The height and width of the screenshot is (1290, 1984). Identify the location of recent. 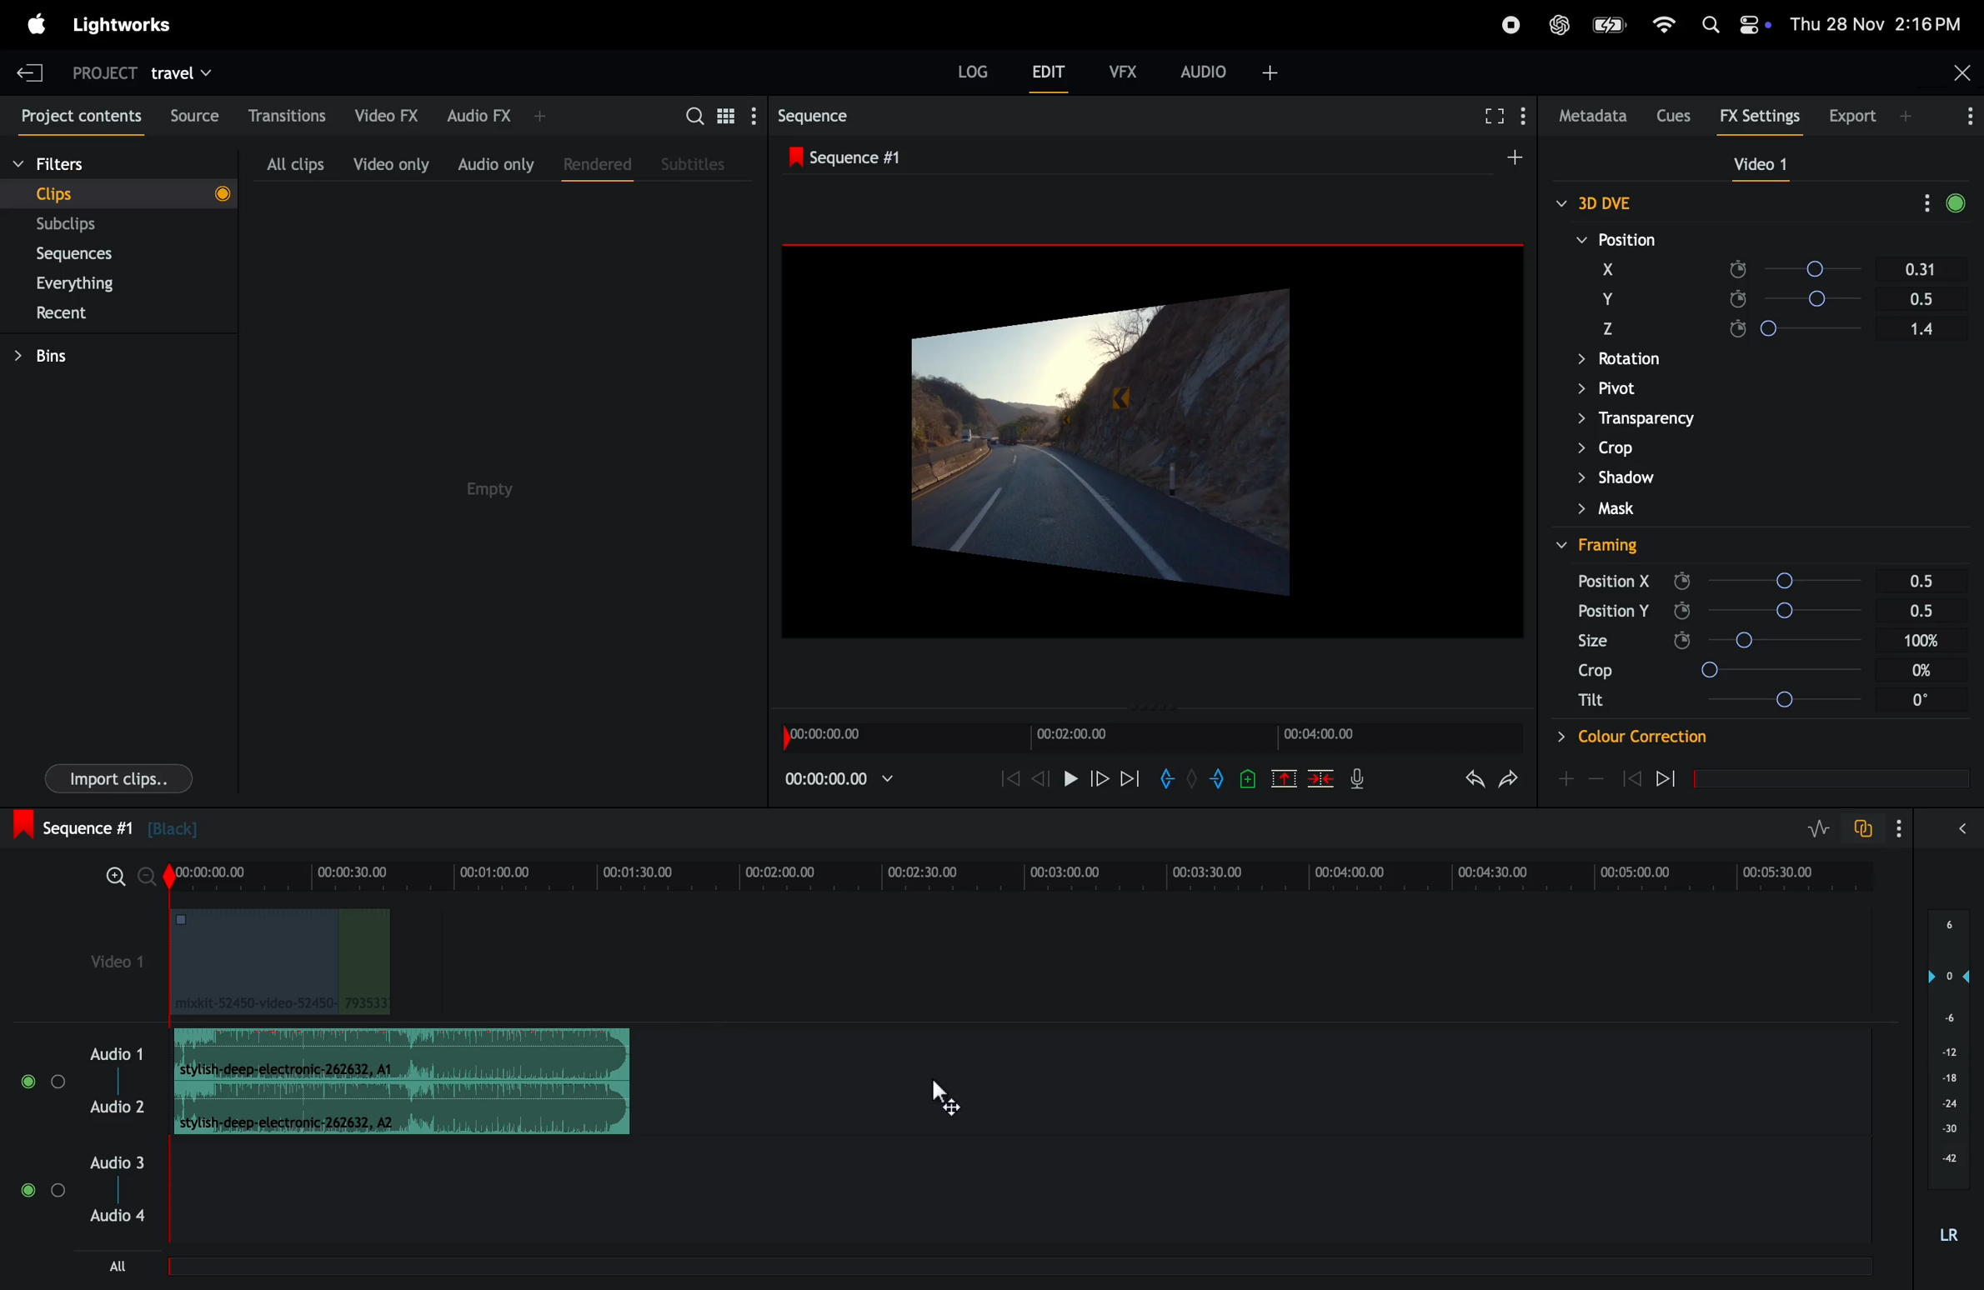
(63, 316).